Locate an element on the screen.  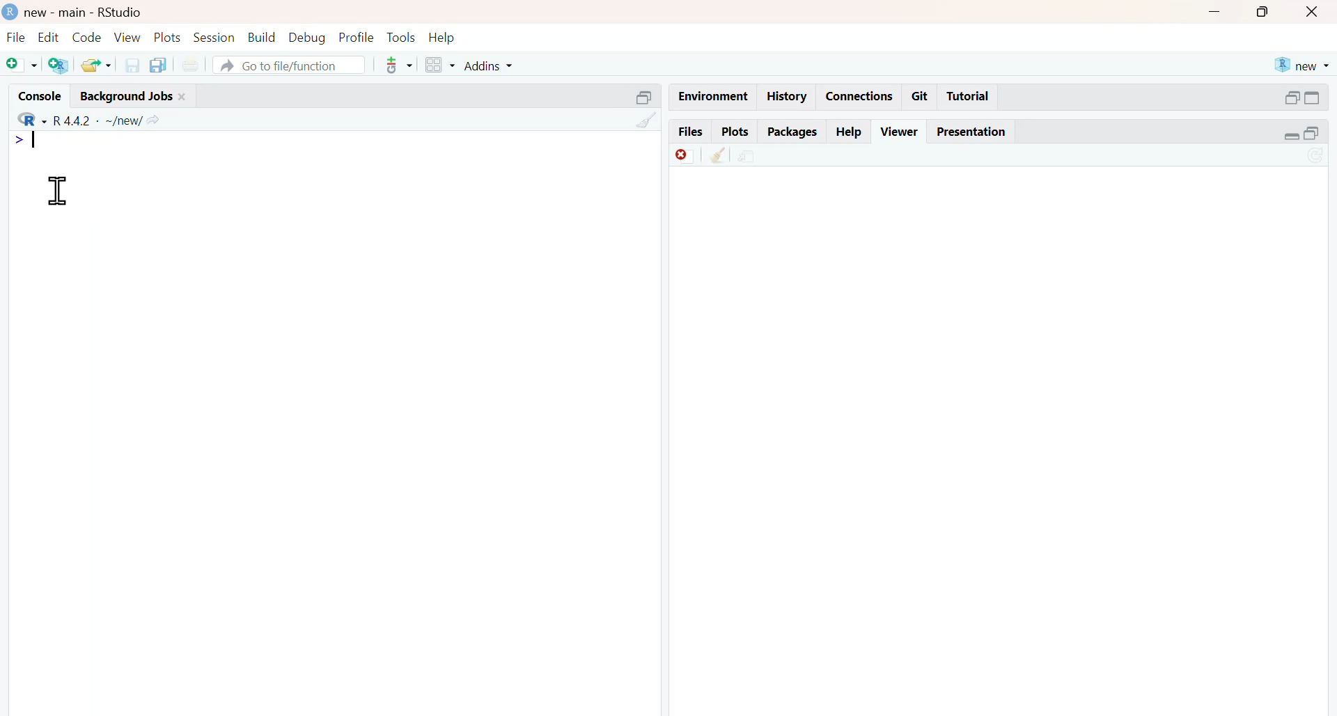
copy is located at coordinates (157, 65).